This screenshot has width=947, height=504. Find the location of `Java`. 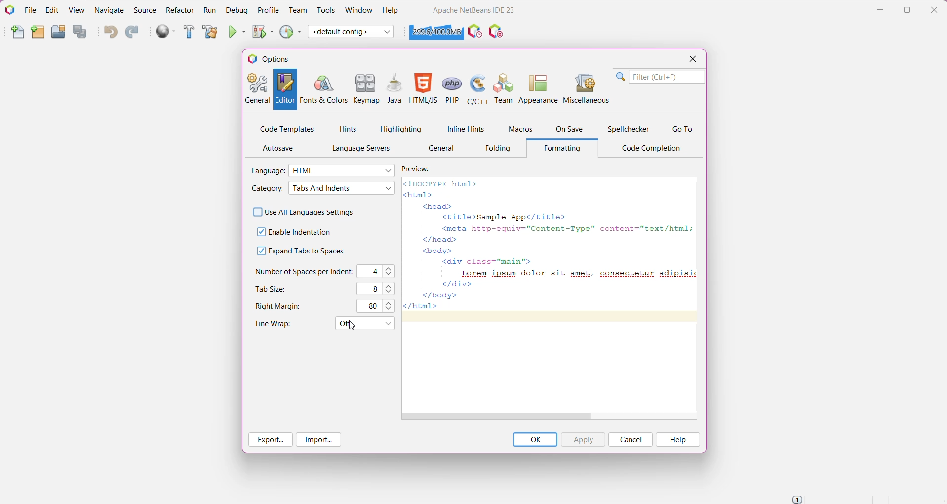

Java is located at coordinates (395, 89).